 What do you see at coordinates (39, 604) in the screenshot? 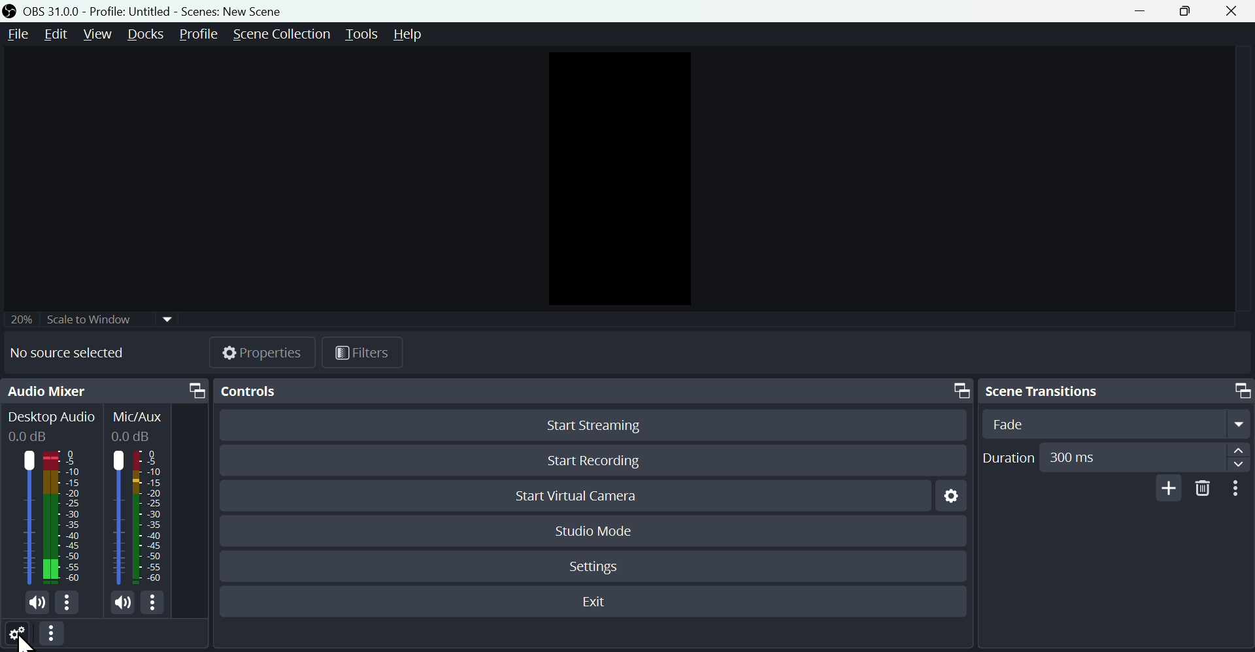
I see `(un)mute` at bounding box center [39, 604].